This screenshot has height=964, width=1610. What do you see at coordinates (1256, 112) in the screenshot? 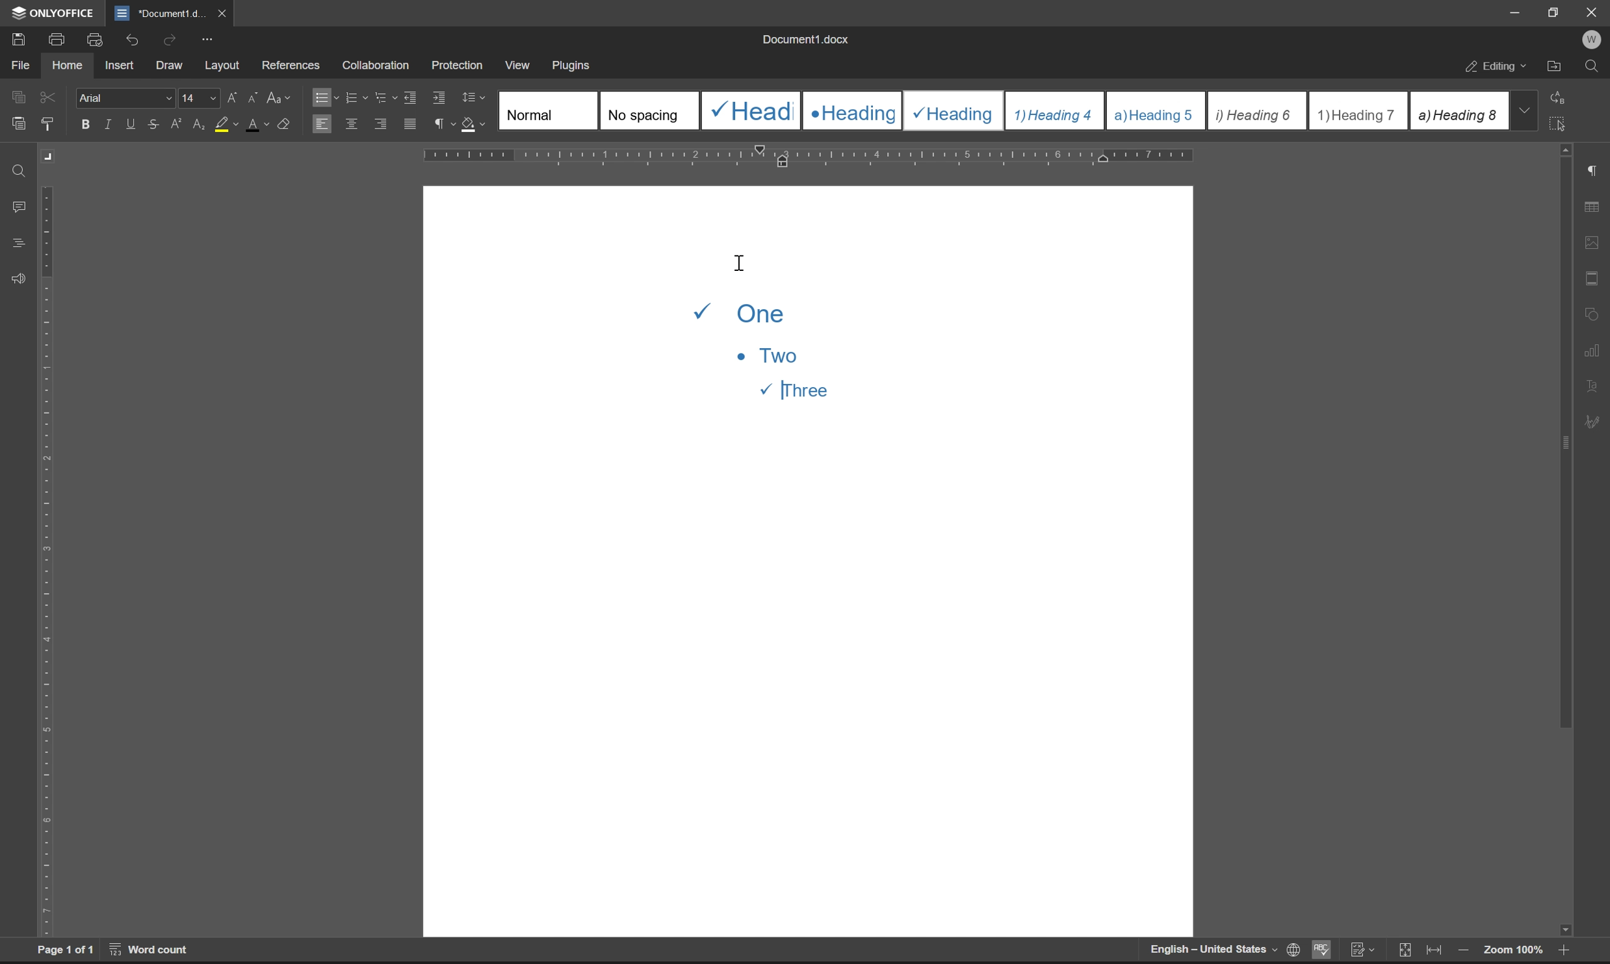
I see `Heading 6` at bounding box center [1256, 112].